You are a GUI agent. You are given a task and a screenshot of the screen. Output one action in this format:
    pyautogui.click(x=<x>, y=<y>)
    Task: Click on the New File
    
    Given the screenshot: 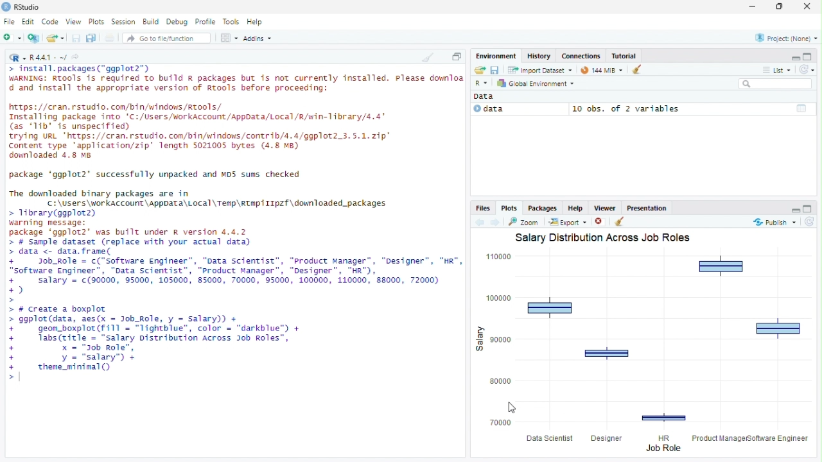 What is the action you would take?
    pyautogui.click(x=13, y=38)
    